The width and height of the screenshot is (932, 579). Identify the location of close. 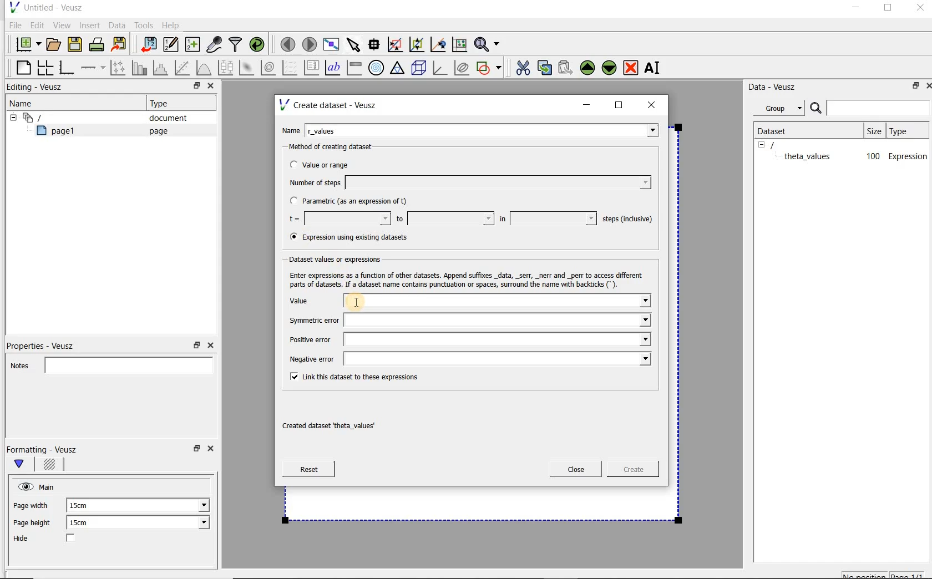
(655, 104).